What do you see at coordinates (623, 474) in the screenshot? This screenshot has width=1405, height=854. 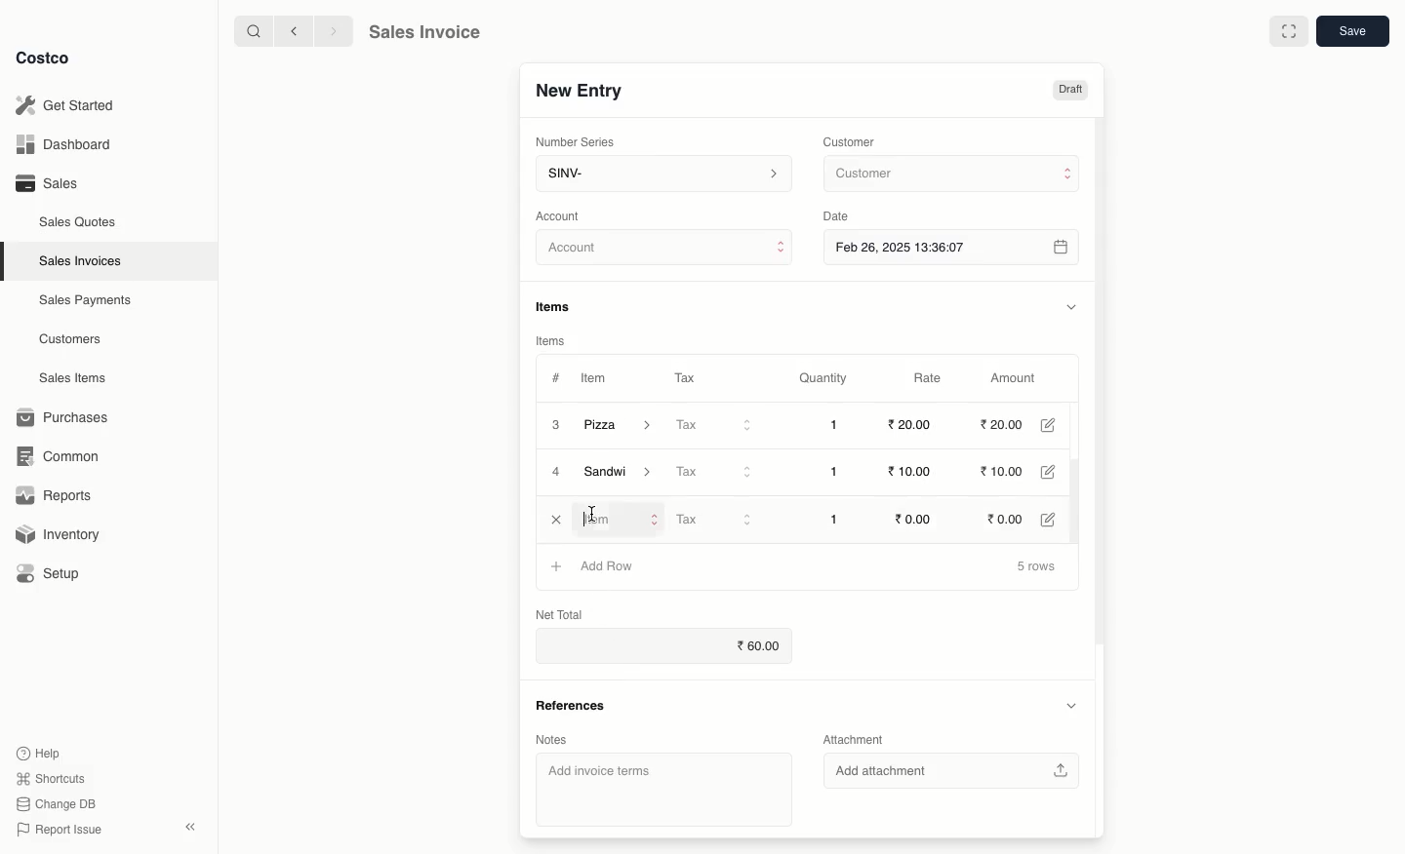 I see `Sandwich` at bounding box center [623, 474].